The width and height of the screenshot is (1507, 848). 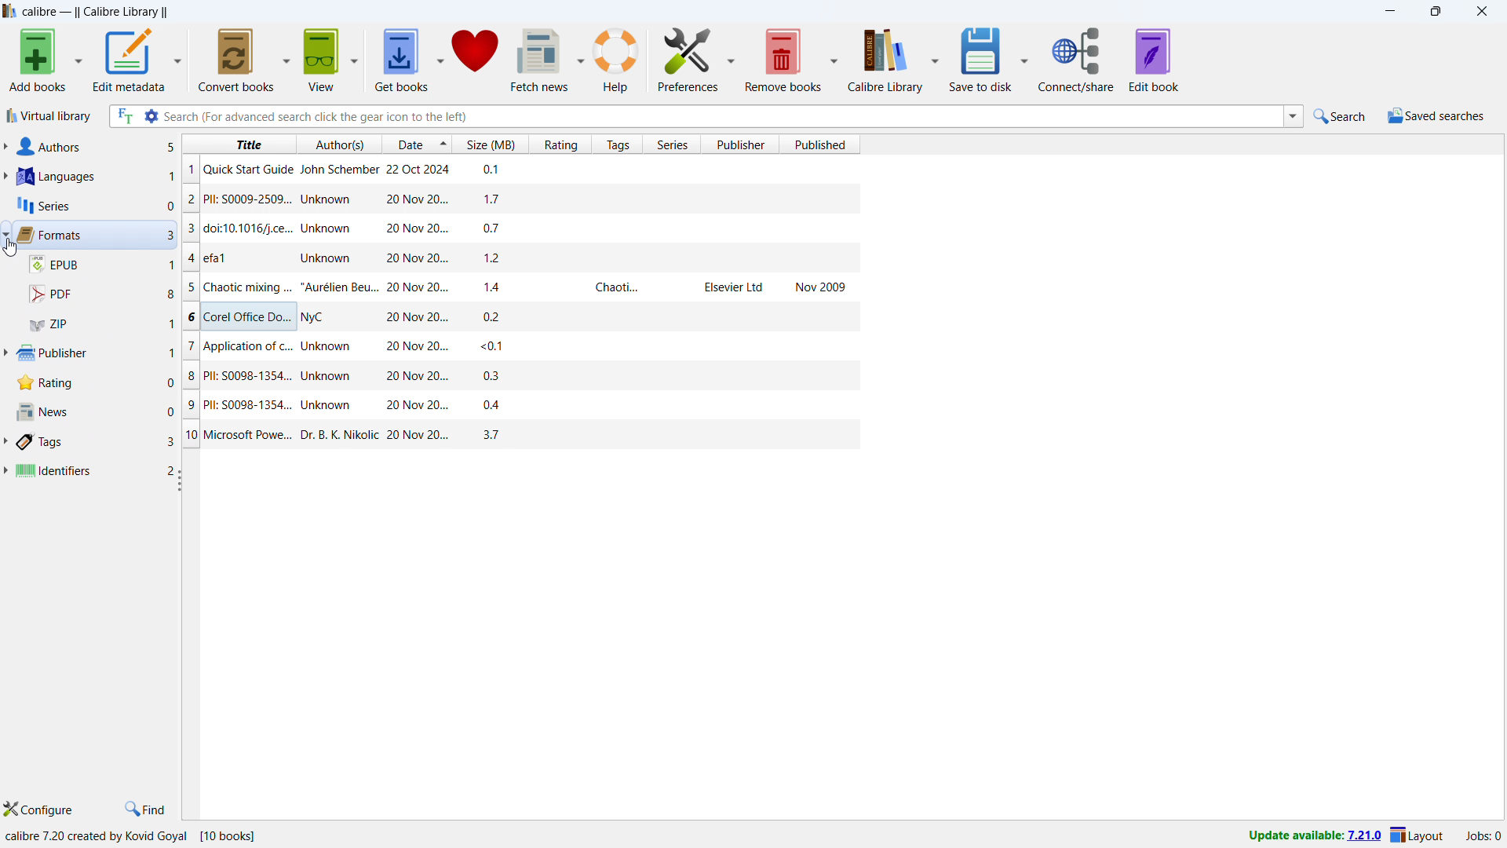 I want to click on add books options, so click(x=78, y=59).